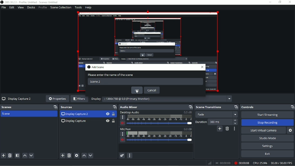 The image size is (295, 166). What do you see at coordinates (31, 155) in the screenshot?
I see `Move scene down` at bounding box center [31, 155].